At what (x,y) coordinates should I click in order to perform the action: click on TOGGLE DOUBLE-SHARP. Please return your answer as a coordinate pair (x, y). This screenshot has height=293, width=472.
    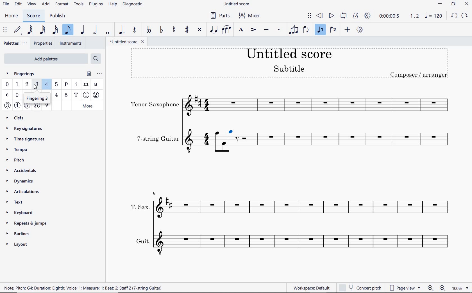
    Looking at the image, I should click on (200, 29).